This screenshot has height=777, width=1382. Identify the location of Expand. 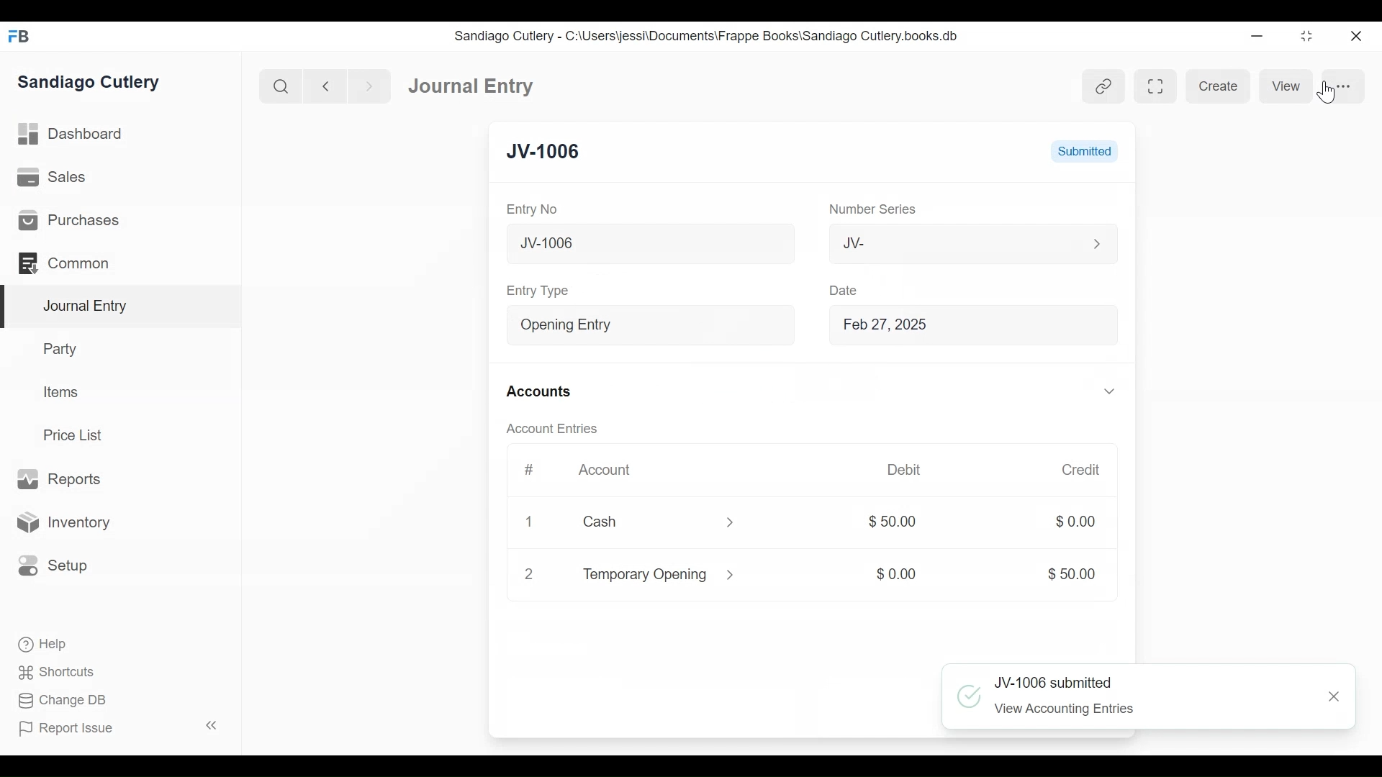
(774, 326).